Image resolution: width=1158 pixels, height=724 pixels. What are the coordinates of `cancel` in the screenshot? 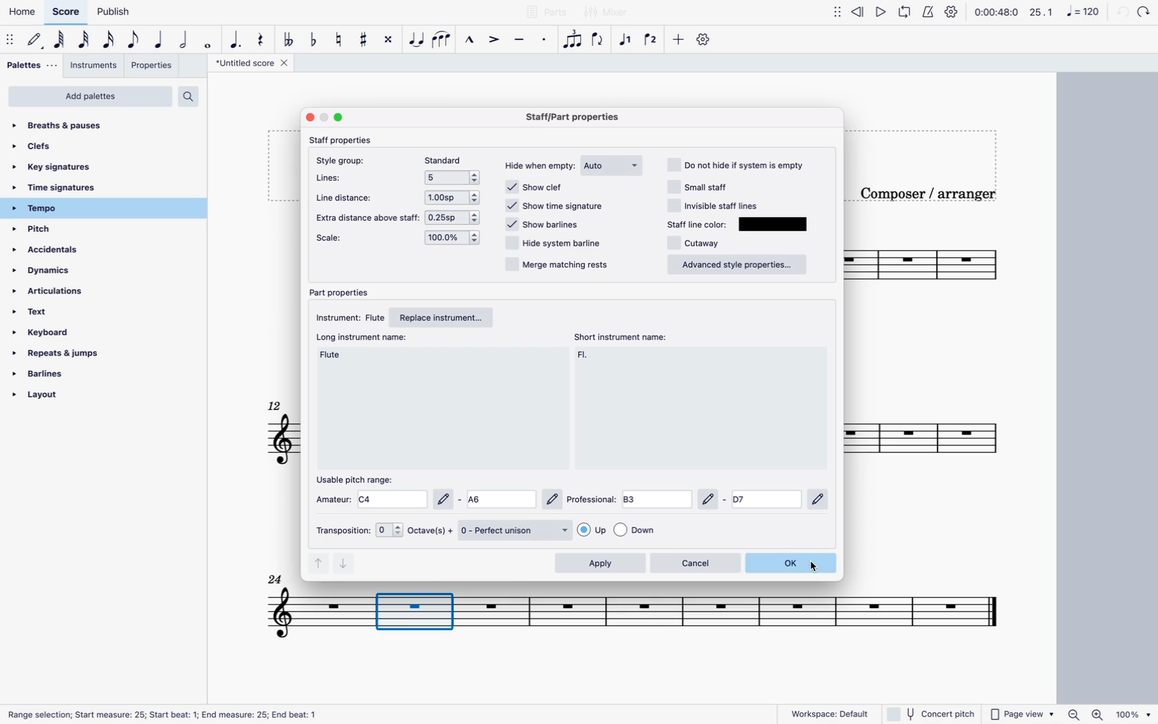 It's located at (695, 563).